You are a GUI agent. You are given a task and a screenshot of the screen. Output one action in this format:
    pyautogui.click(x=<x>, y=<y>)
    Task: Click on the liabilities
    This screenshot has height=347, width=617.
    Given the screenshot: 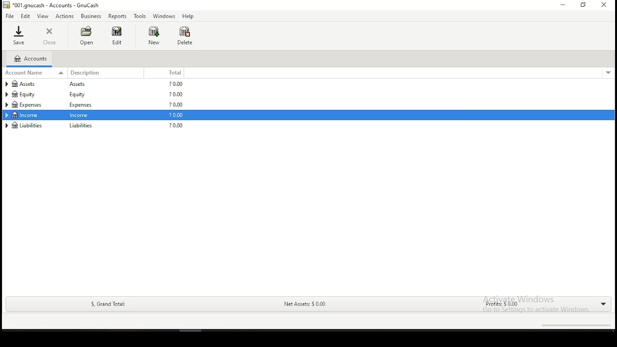 What is the action you would take?
    pyautogui.click(x=25, y=125)
    